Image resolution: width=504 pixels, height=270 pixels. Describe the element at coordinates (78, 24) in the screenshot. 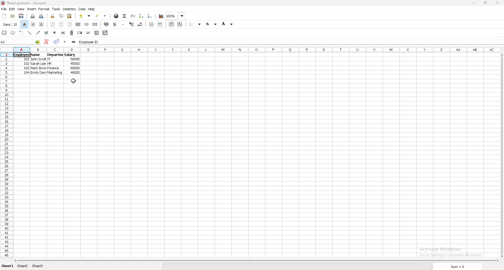

I see `centre horizontally` at that location.